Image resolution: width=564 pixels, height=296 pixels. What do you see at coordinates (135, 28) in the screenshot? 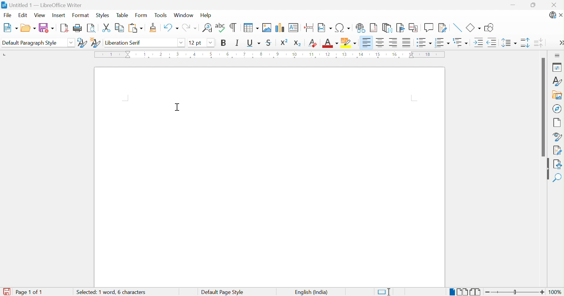
I see `Paste` at bounding box center [135, 28].